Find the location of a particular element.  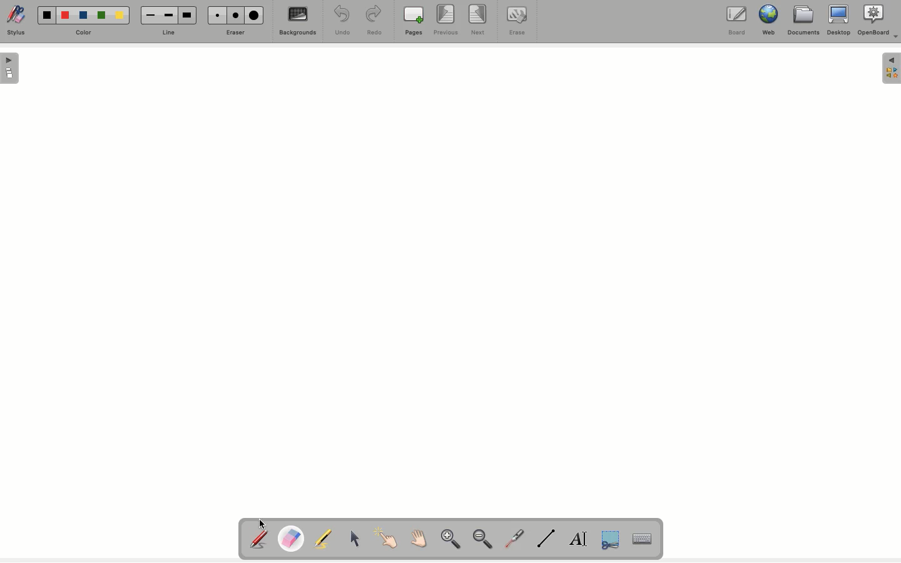

Zoom out is located at coordinates (486, 540).